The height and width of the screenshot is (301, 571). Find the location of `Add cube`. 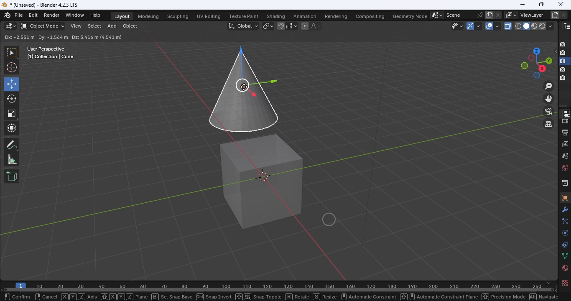

Add cube is located at coordinates (12, 176).